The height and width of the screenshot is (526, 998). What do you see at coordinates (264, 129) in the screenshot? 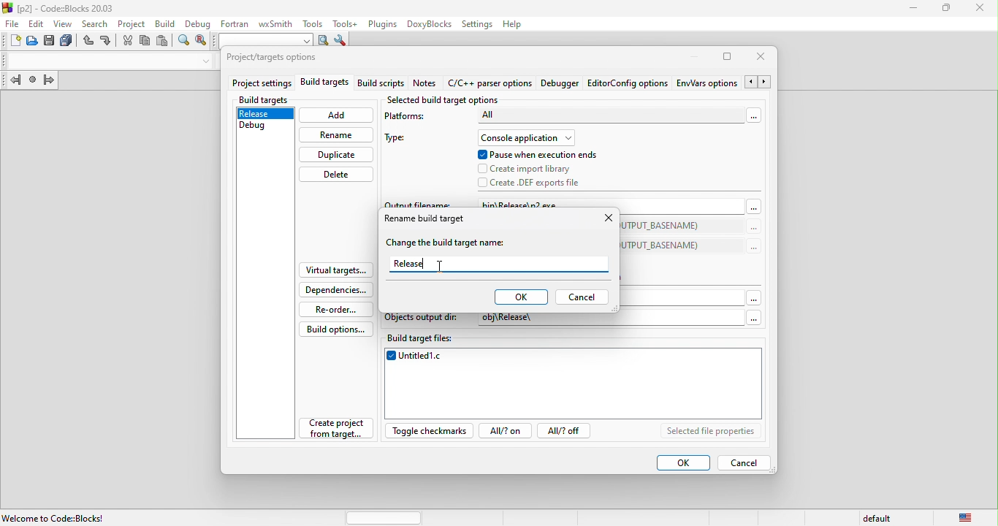
I see `debug` at bounding box center [264, 129].